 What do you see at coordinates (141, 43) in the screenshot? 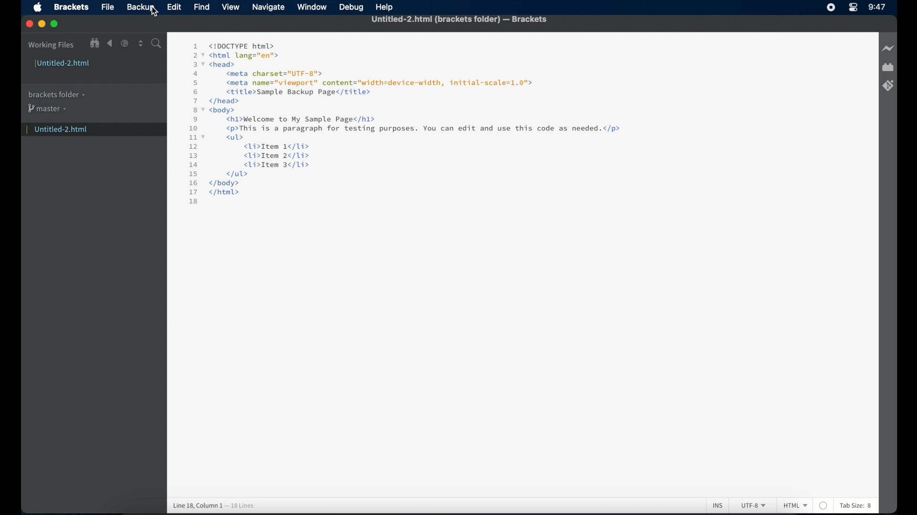
I see `split editor vertical or horizontal` at bounding box center [141, 43].